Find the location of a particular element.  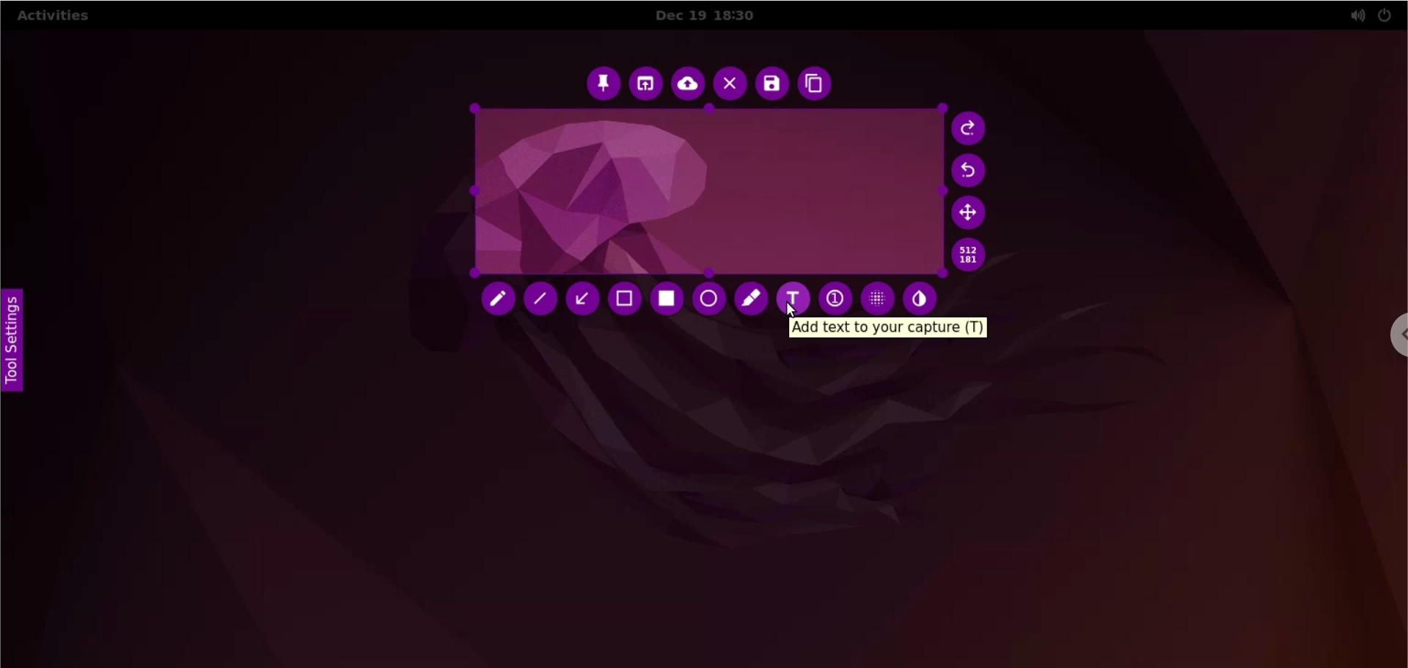

pencil tool is located at coordinates (499, 301).